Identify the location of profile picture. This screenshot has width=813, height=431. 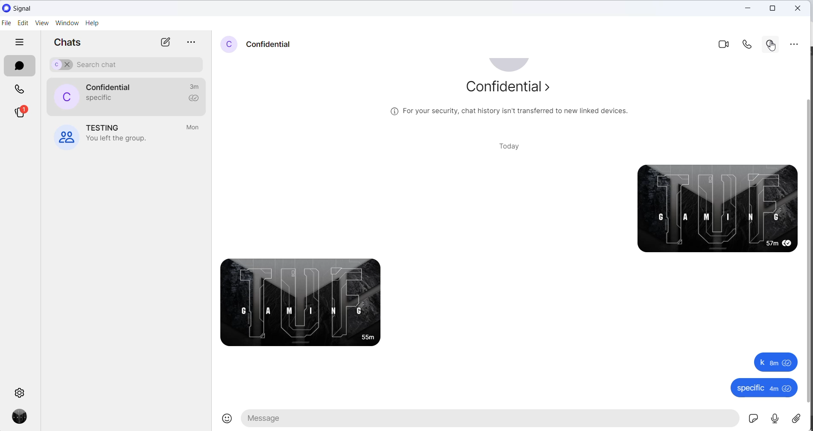
(63, 97).